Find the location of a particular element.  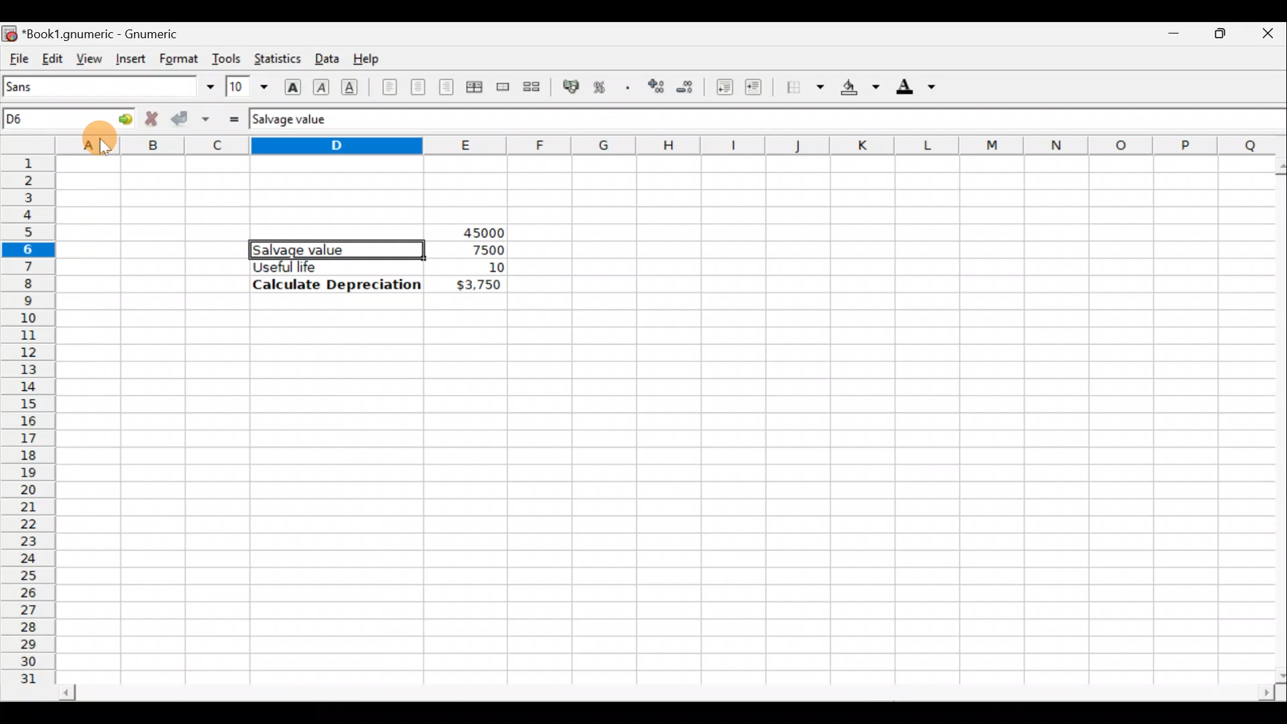

Underline is located at coordinates (355, 87).